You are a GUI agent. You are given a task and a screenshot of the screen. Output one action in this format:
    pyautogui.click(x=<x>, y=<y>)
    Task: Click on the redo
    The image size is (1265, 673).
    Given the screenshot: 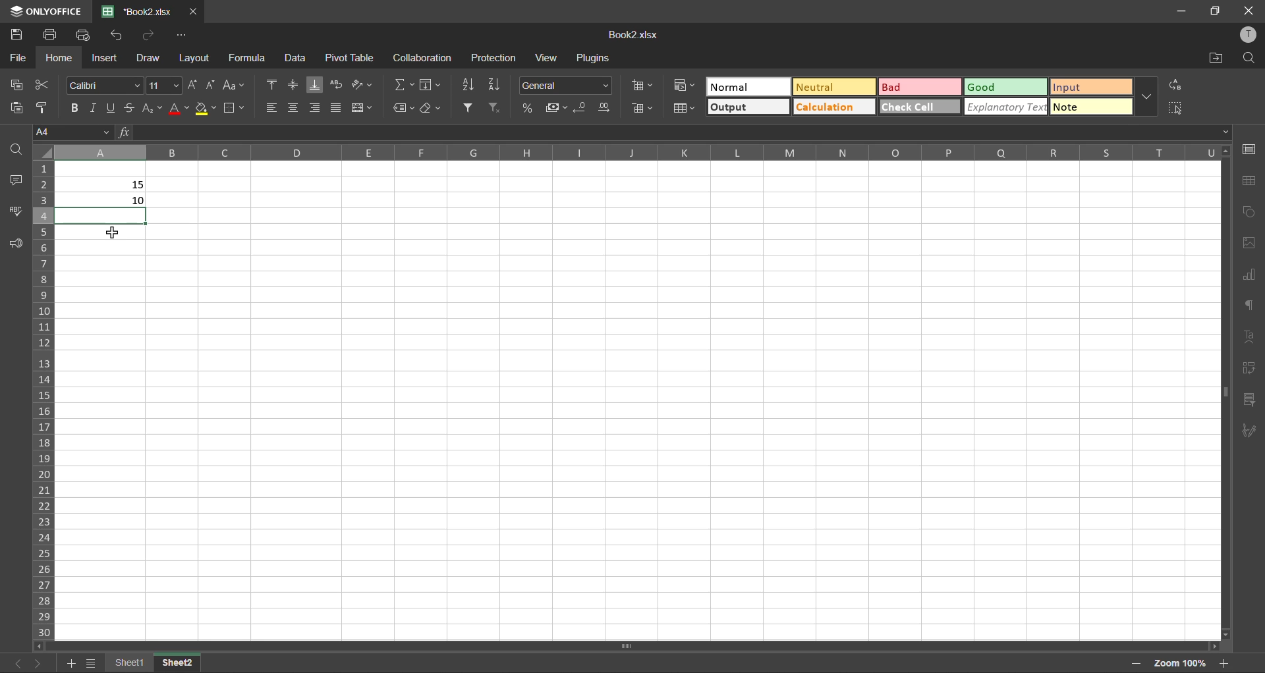 What is the action you would take?
    pyautogui.click(x=144, y=34)
    